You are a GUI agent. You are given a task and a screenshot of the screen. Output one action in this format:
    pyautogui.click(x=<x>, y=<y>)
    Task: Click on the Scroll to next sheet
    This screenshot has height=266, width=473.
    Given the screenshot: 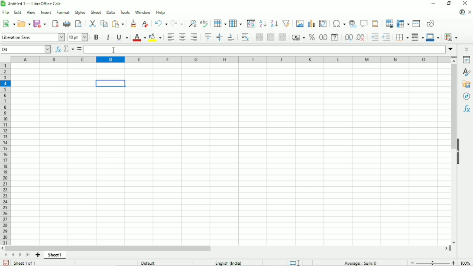 What is the action you would take?
    pyautogui.click(x=20, y=255)
    